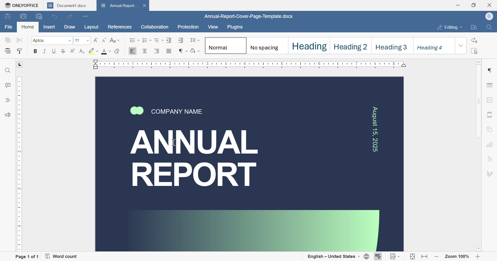 The height and width of the screenshot is (261, 497). Describe the element at coordinates (105, 40) in the screenshot. I see `decrement font size` at that location.